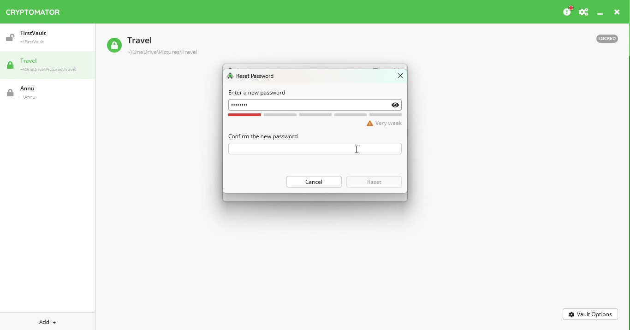 The height and width of the screenshot is (330, 630). Describe the element at coordinates (316, 120) in the screenshot. I see `Password strength` at that location.